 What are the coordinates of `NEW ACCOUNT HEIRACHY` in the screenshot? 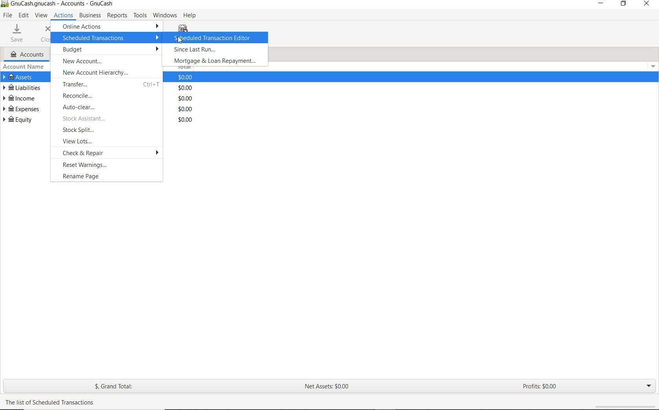 It's located at (109, 73).